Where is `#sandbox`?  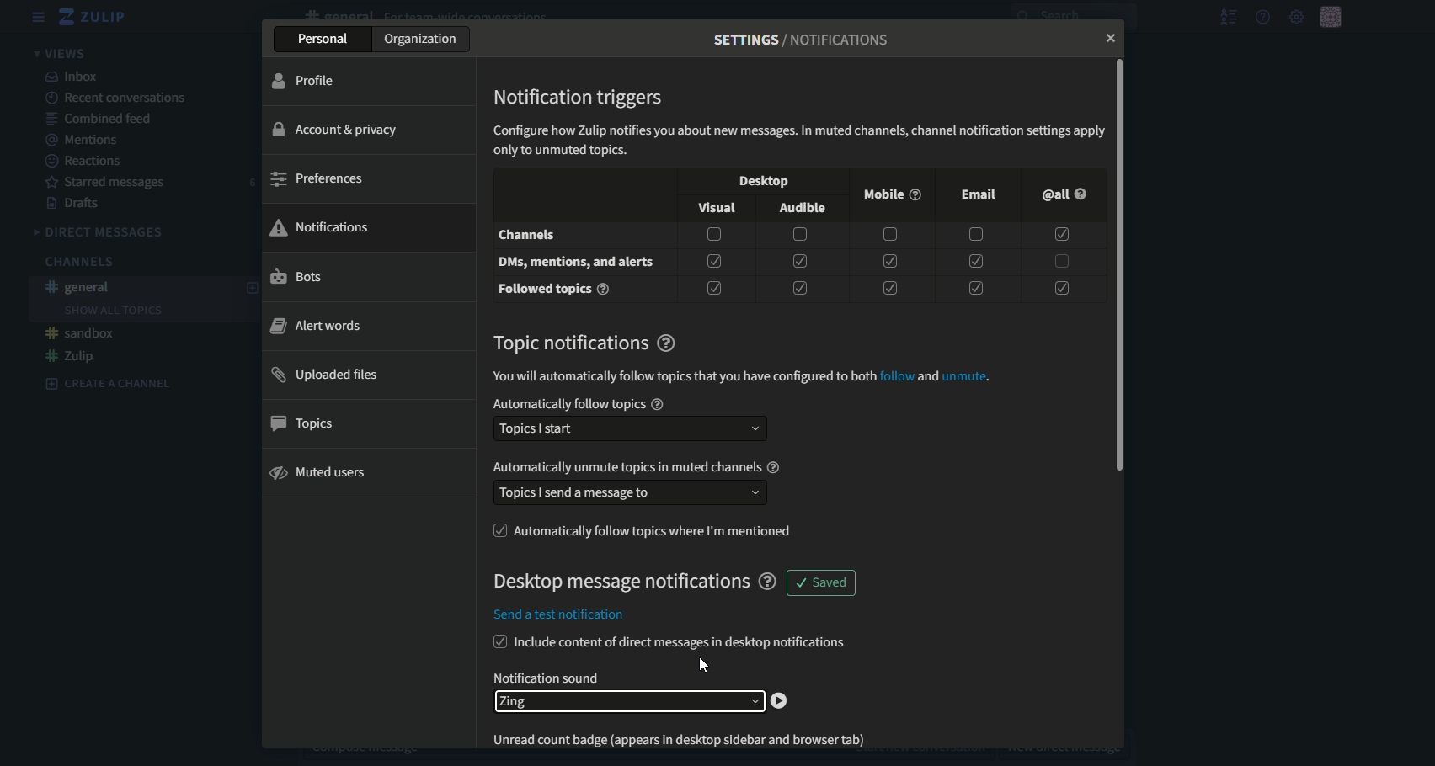
#sandbox is located at coordinates (82, 333).